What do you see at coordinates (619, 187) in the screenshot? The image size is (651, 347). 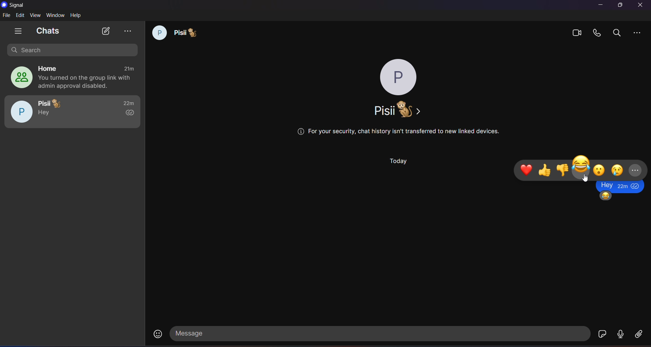 I see `message` at bounding box center [619, 187].